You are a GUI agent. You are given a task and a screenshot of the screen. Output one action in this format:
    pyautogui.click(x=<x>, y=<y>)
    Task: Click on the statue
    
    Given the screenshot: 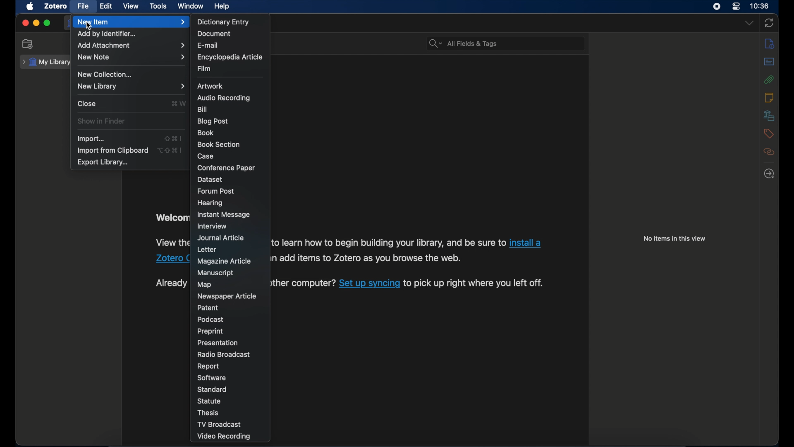 What is the action you would take?
    pyautogui.click(x=209, y=401)
    